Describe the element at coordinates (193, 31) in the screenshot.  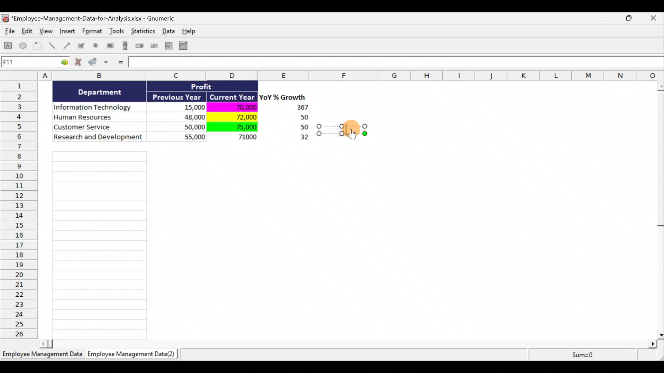
I see `Help` at that location.